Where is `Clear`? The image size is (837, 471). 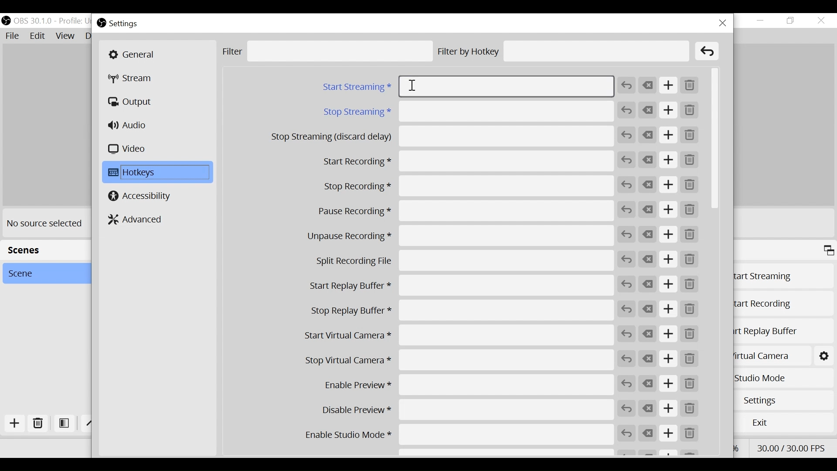
Clear is located at coordinates (648, 359).